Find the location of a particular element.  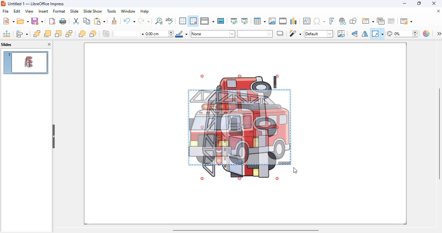

display grid is located at coordinates (182, 21).